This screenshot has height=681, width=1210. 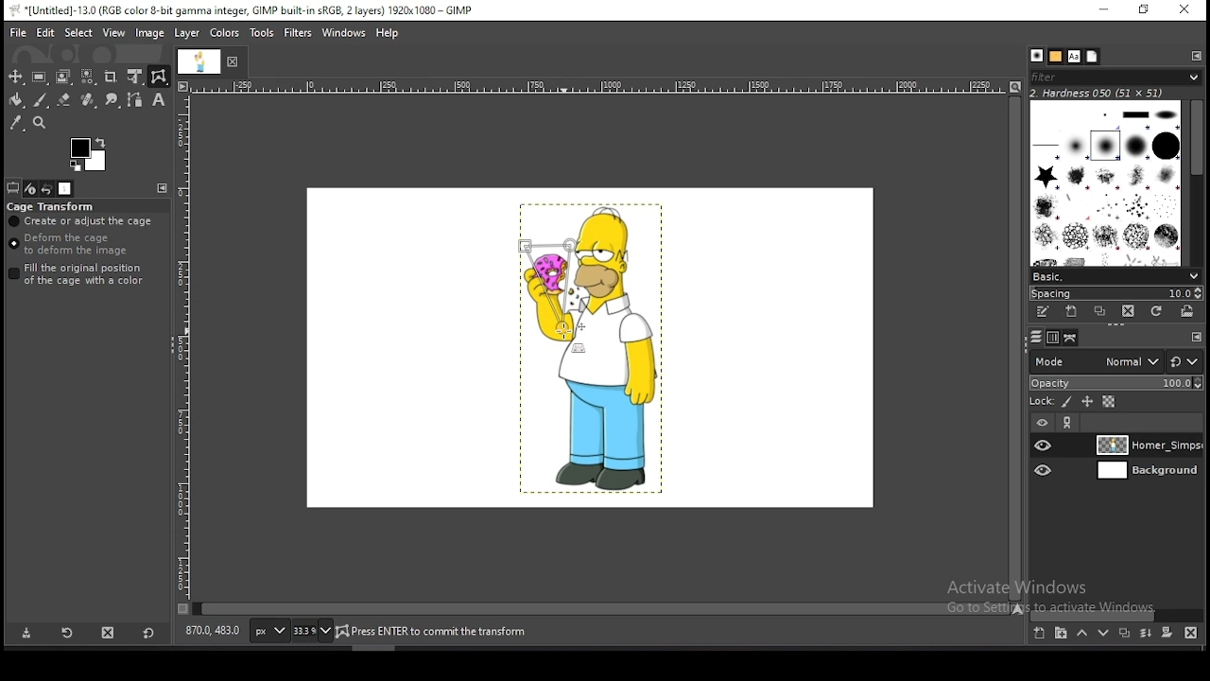 I want to click on configure this tab, so click(x=1195, y=336).